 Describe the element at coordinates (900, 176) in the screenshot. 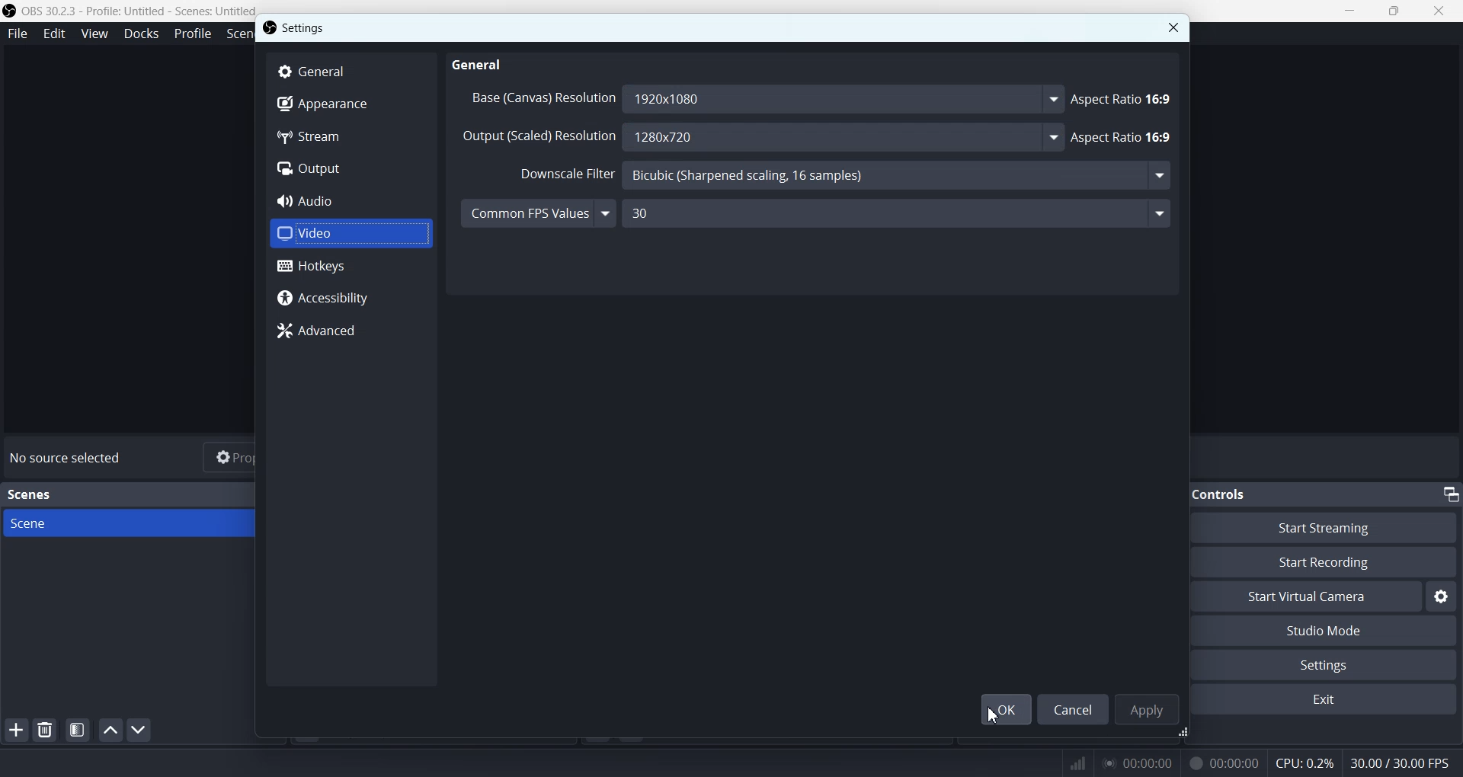

I see `Biscubic` at that location.